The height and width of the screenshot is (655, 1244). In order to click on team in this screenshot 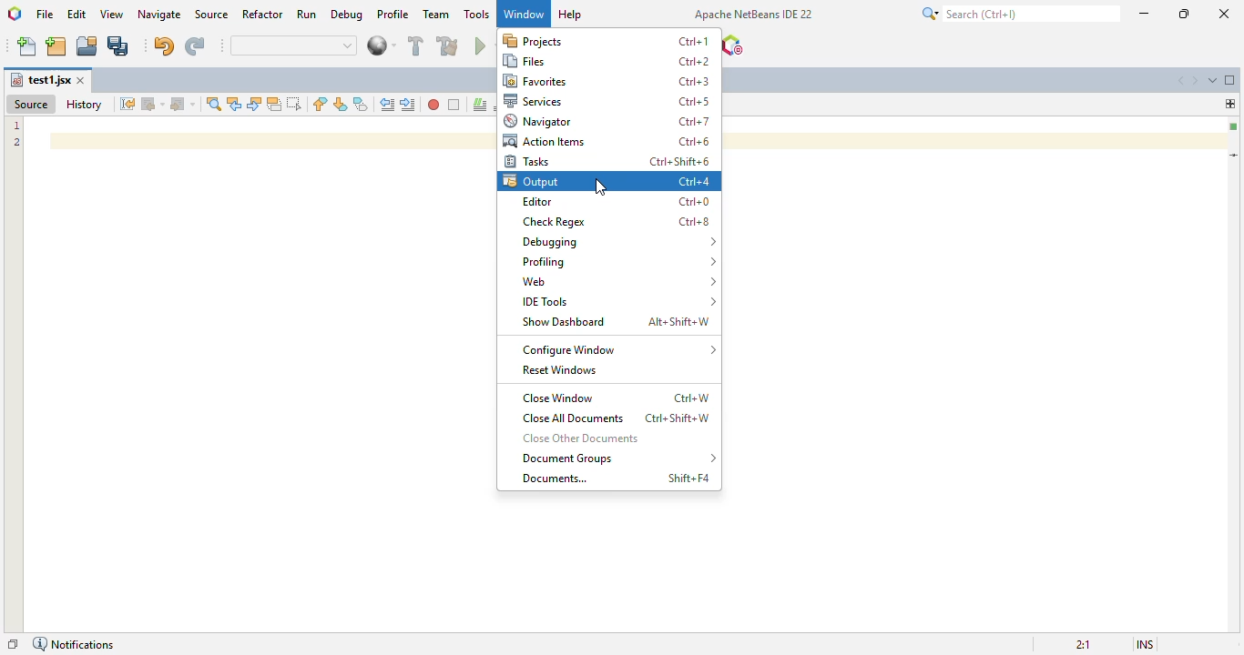, I will do `click(437, 14)`.